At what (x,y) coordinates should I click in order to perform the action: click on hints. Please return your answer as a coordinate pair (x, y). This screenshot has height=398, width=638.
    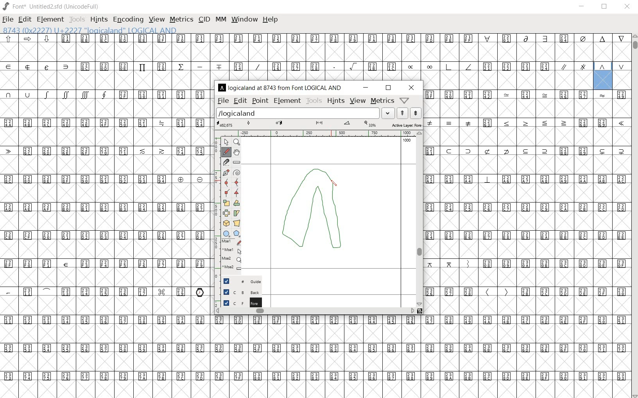
    Looking at the image, I should click on (335, 102).